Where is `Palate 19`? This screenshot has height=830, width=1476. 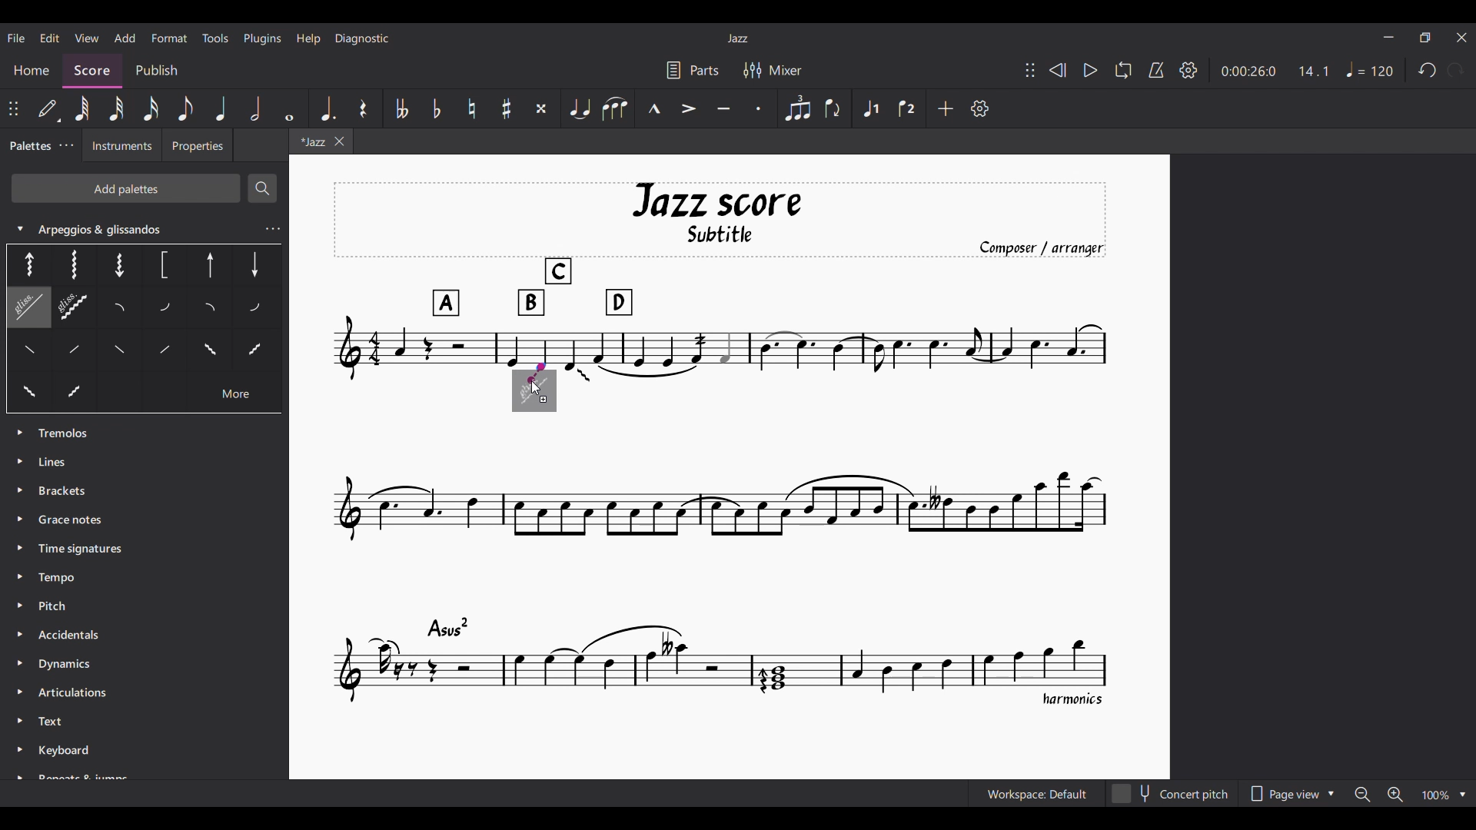 Palate 19 is located at coordinates (75, 393).